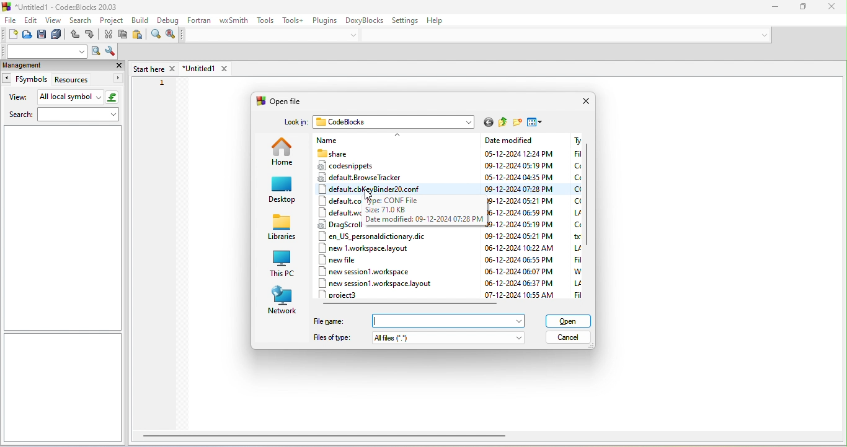  Describe the element at coordinates (205, 68) in the screenshot. I see `untitled1` at that location.